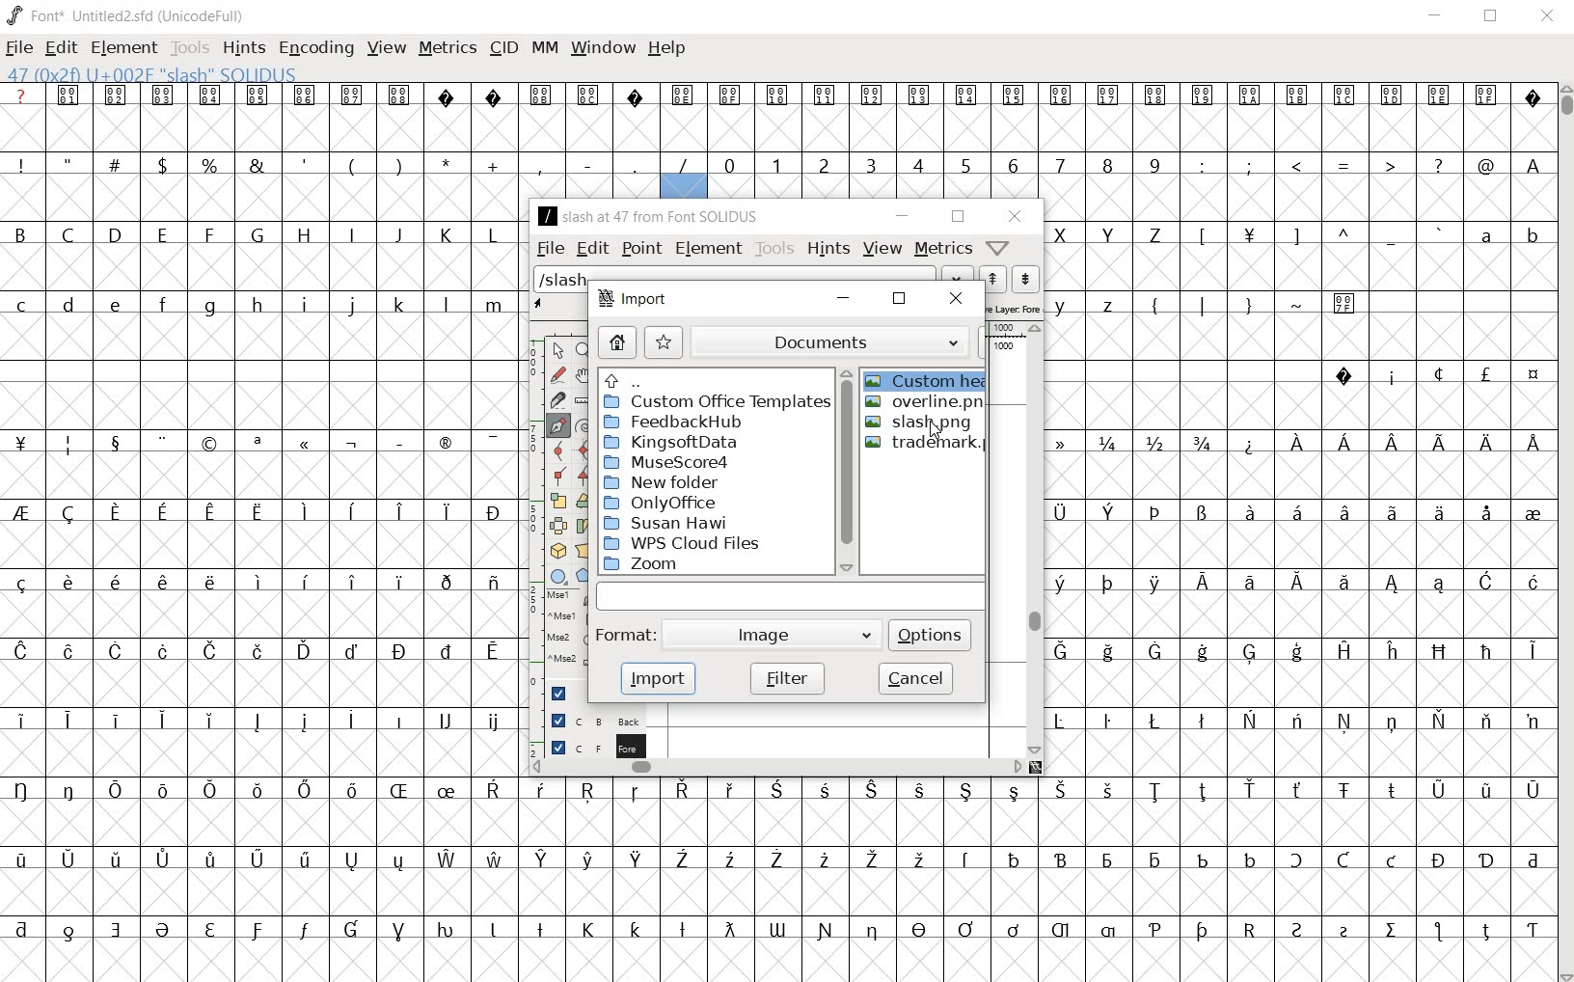 This screenshot has width=1574, height=982. Describe the element at coordinates (556, 402) in the screenshot. I see `cut splines in two` at that location.